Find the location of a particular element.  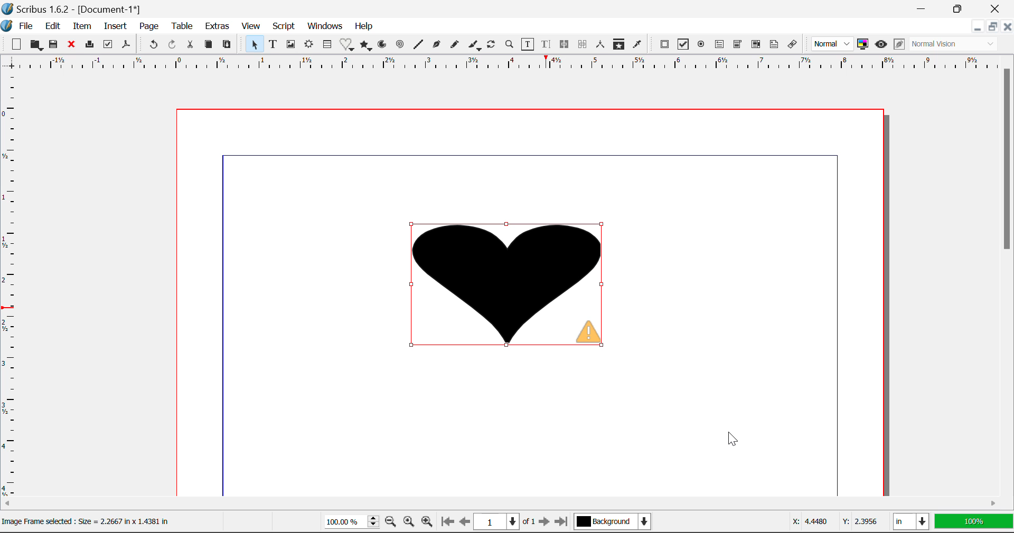

Save is located at coordinates (57, 46).